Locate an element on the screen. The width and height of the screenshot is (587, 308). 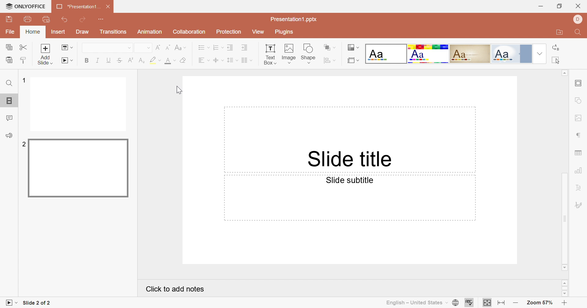
Clear is located at coordinates (184, 60).